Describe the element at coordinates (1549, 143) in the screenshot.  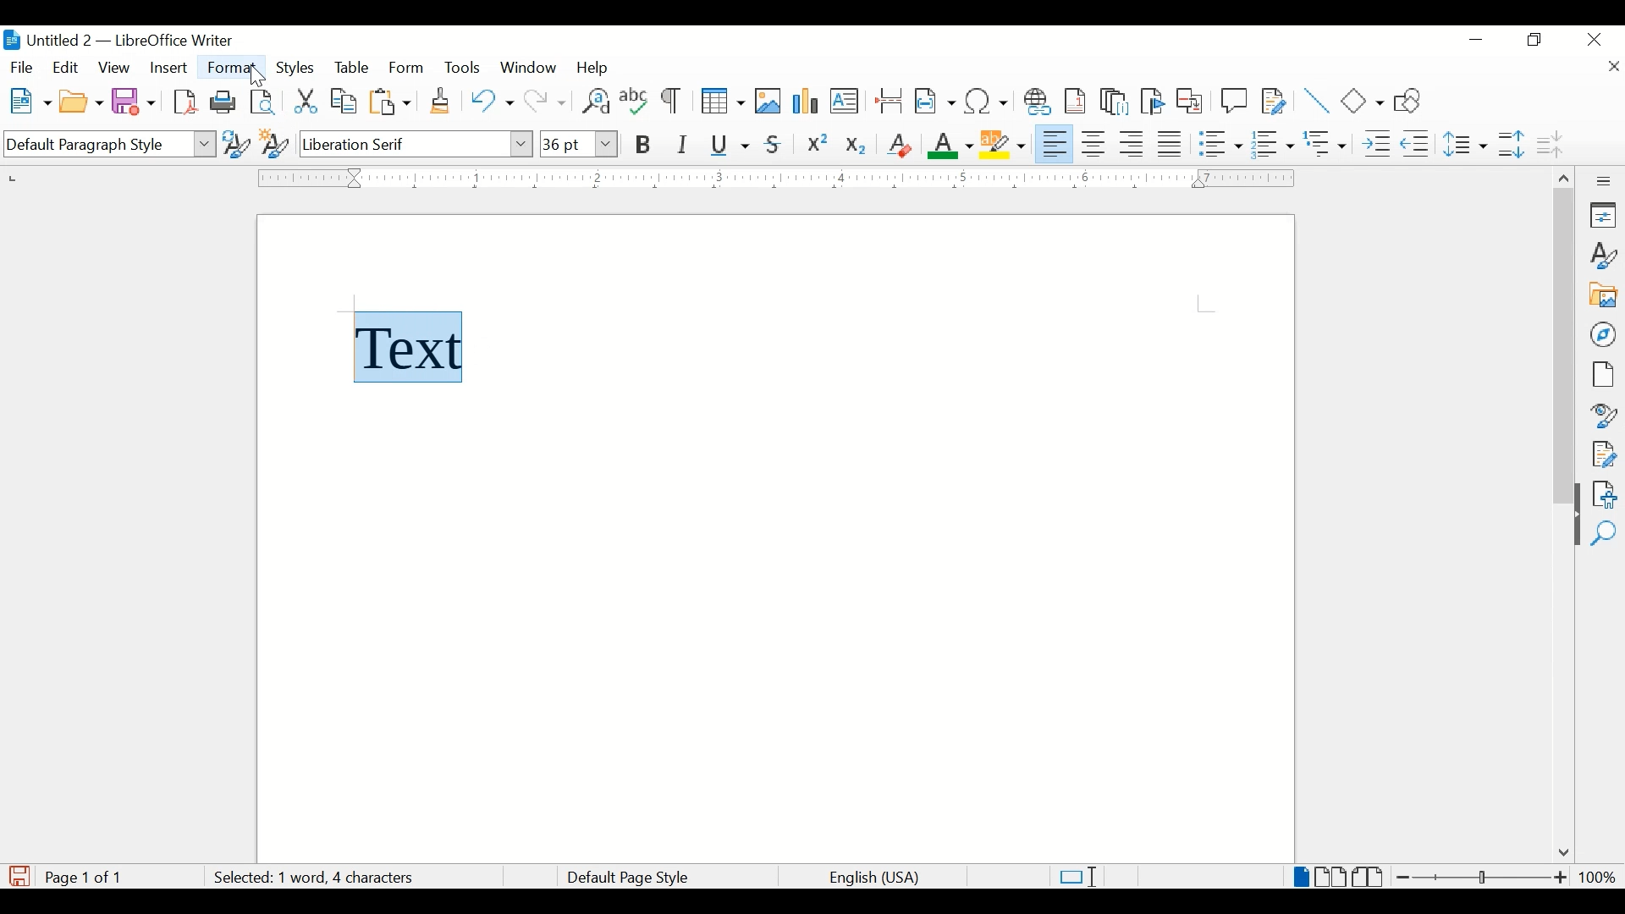
I see `decrease paragraph spacing` at that location.